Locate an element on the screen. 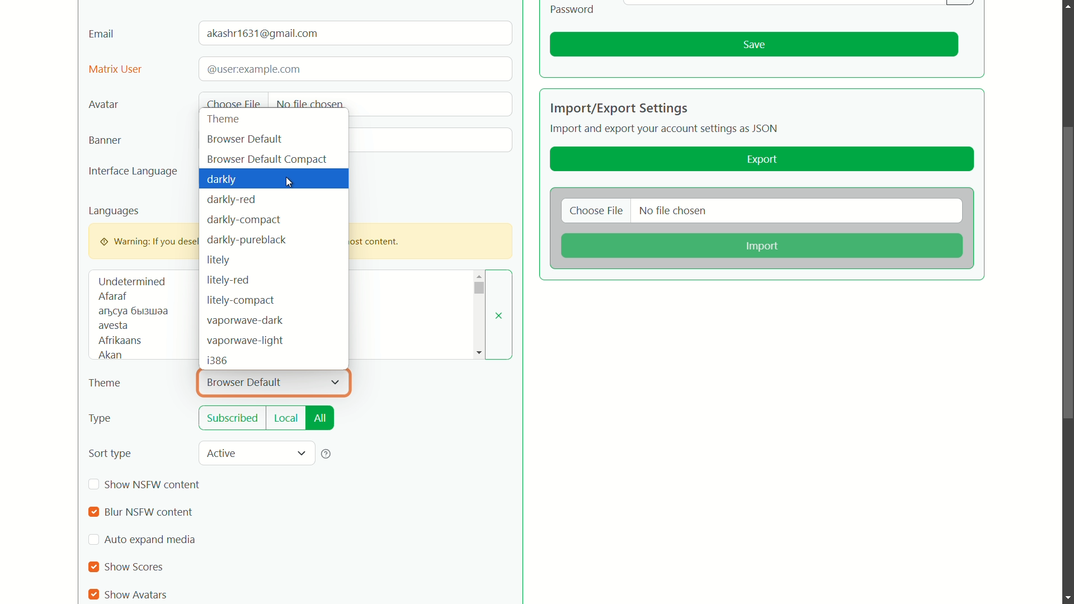  checkbox is located at coordinates (95, 567).